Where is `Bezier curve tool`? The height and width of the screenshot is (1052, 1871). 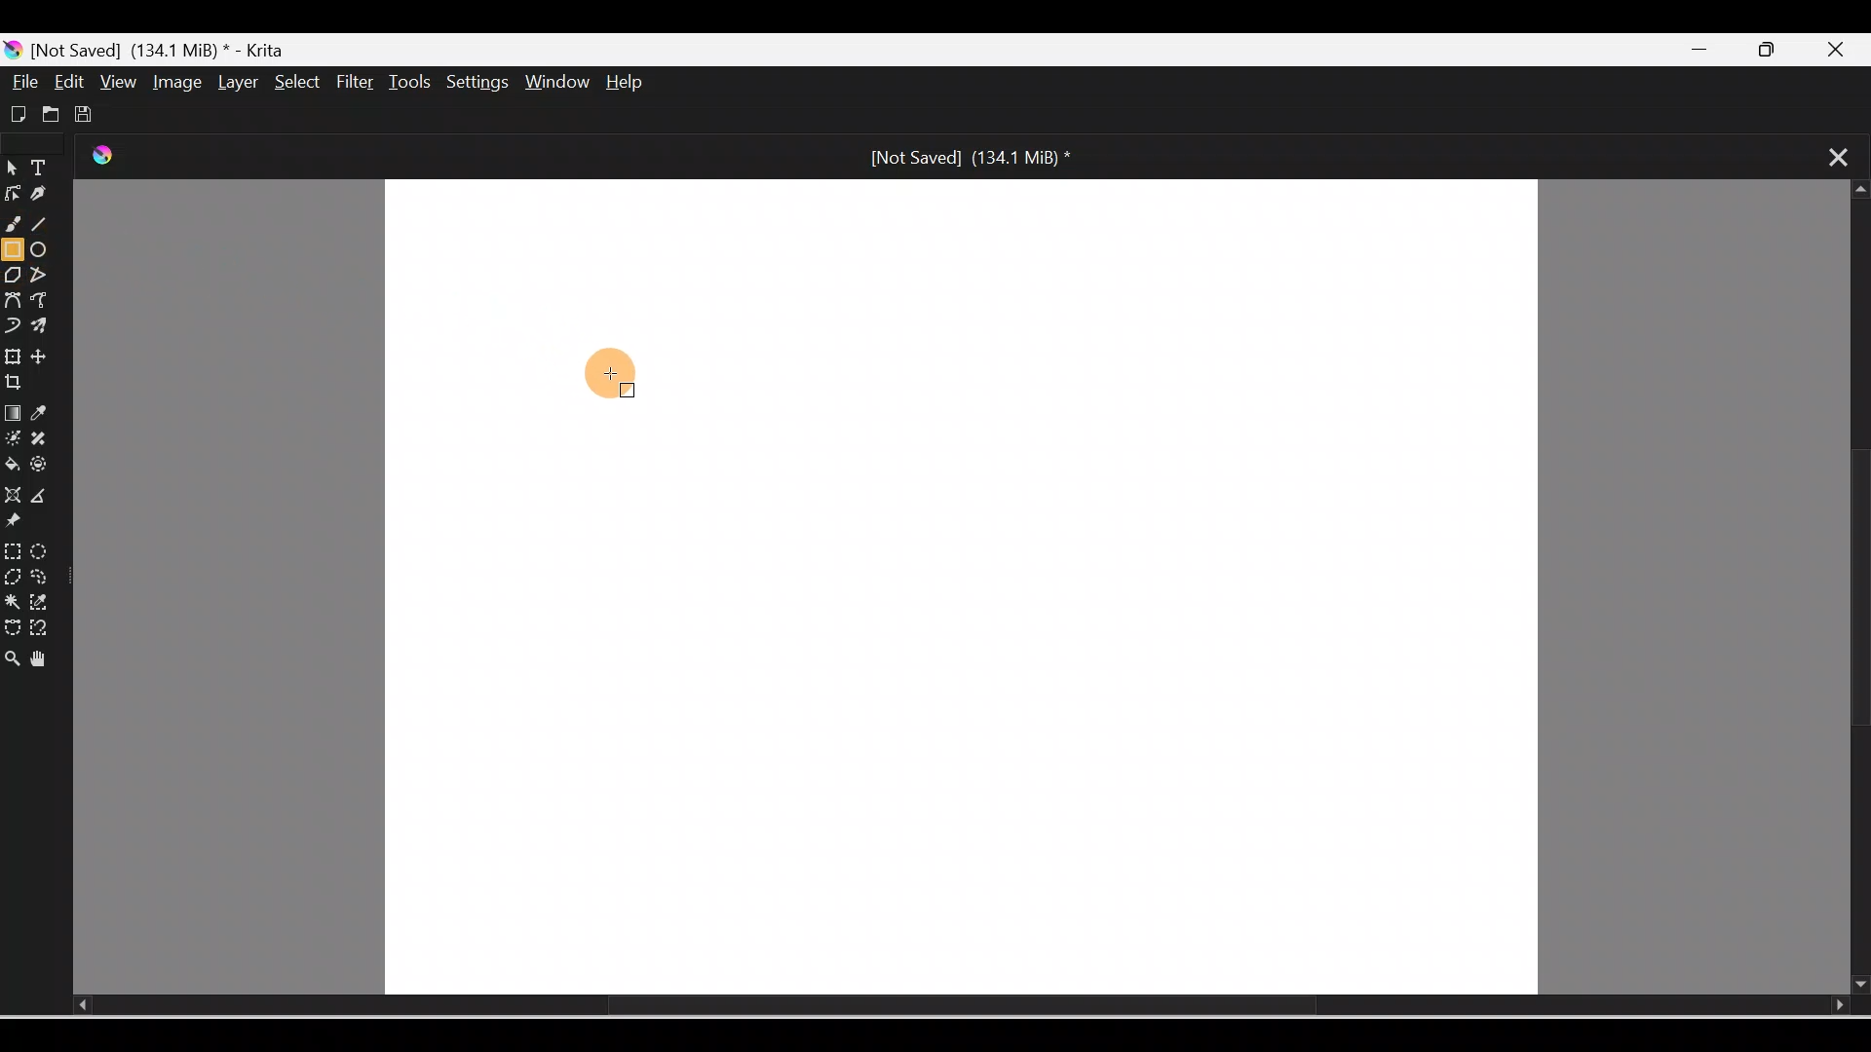 Bezier curve tool is located at coordinates (14, 299).